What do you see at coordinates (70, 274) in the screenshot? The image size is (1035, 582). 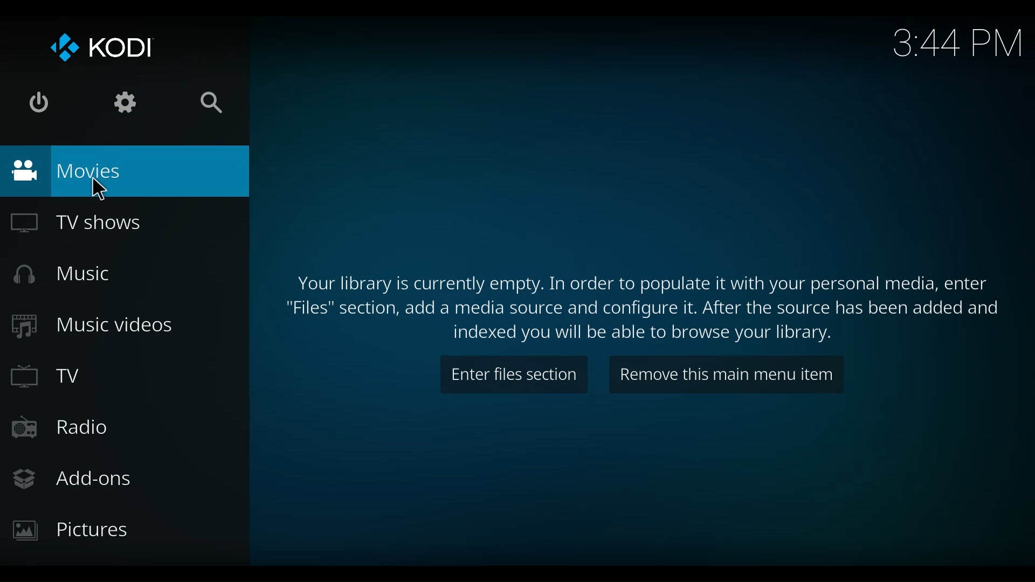 I see `Music` at bounding box center [70, 274].